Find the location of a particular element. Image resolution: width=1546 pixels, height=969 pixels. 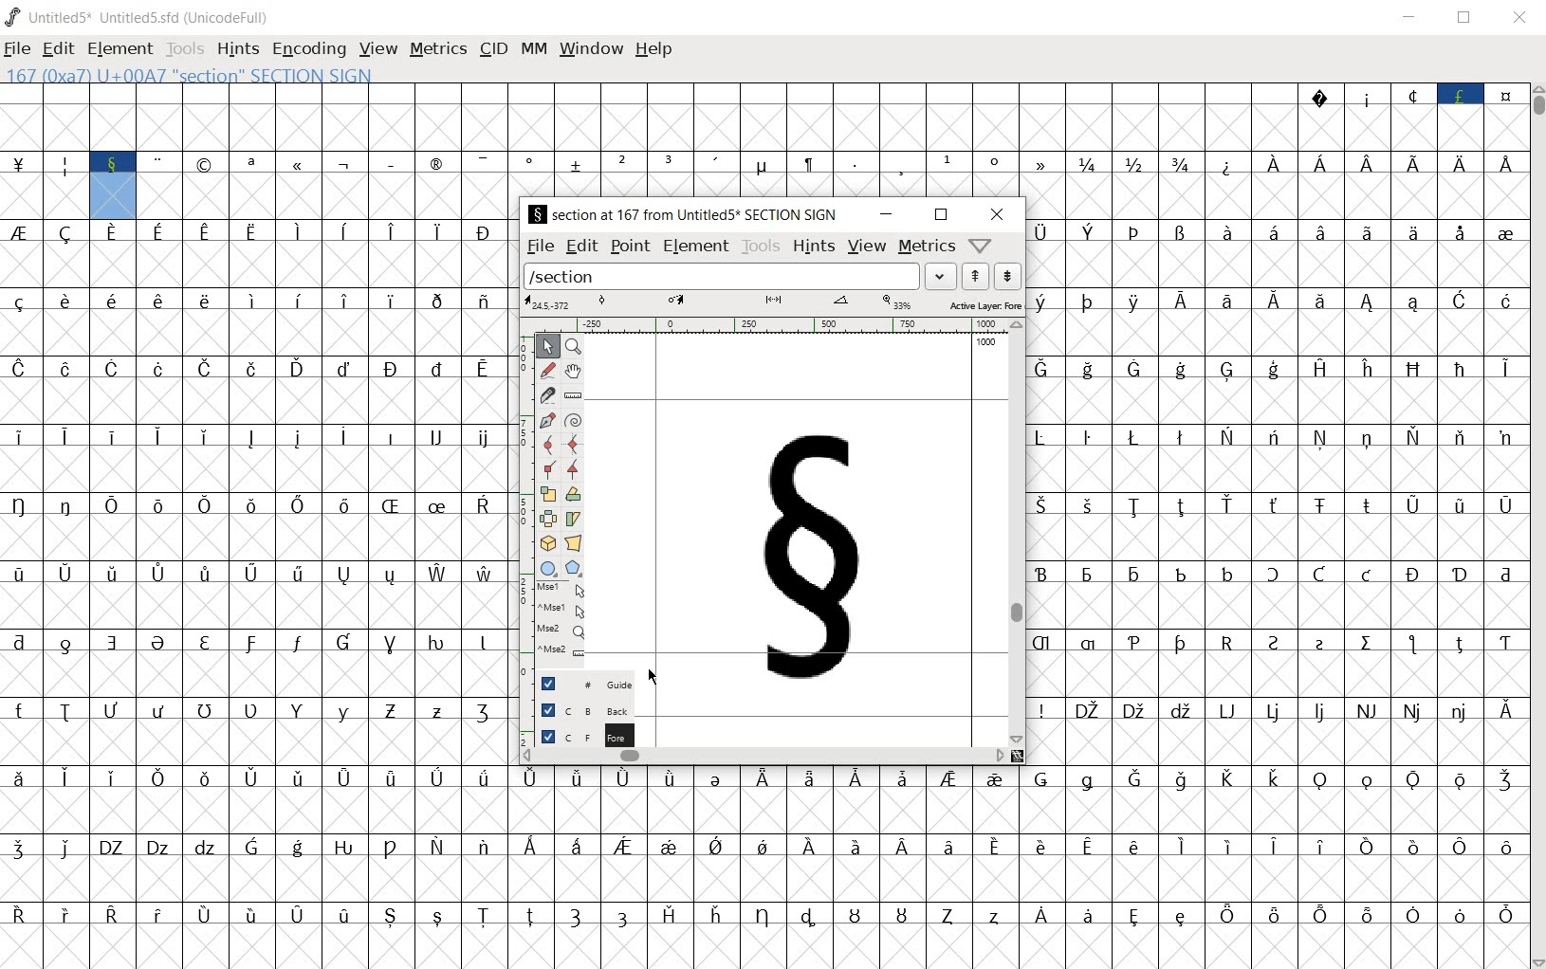

empty cells is located at coordinates (1273, 265).